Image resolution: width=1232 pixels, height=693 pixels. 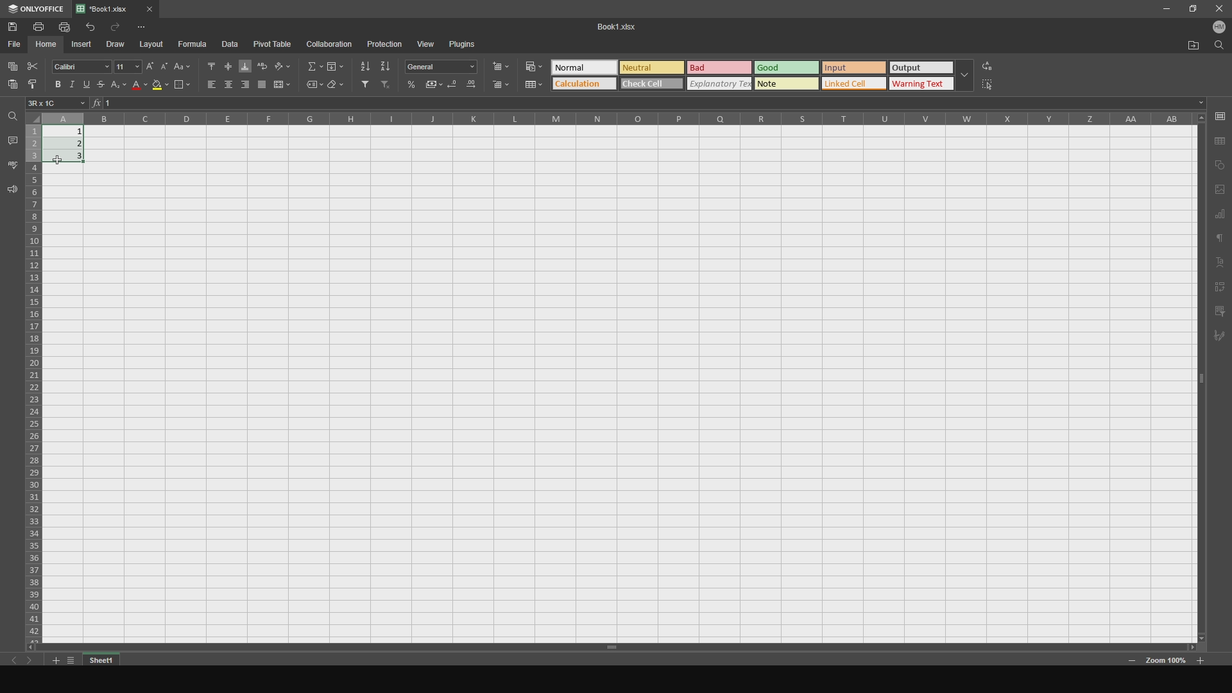 I want to click on italic, so click(x=73, y=83).